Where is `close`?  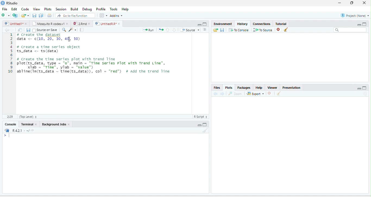 close is located at coordinates (67, 24).